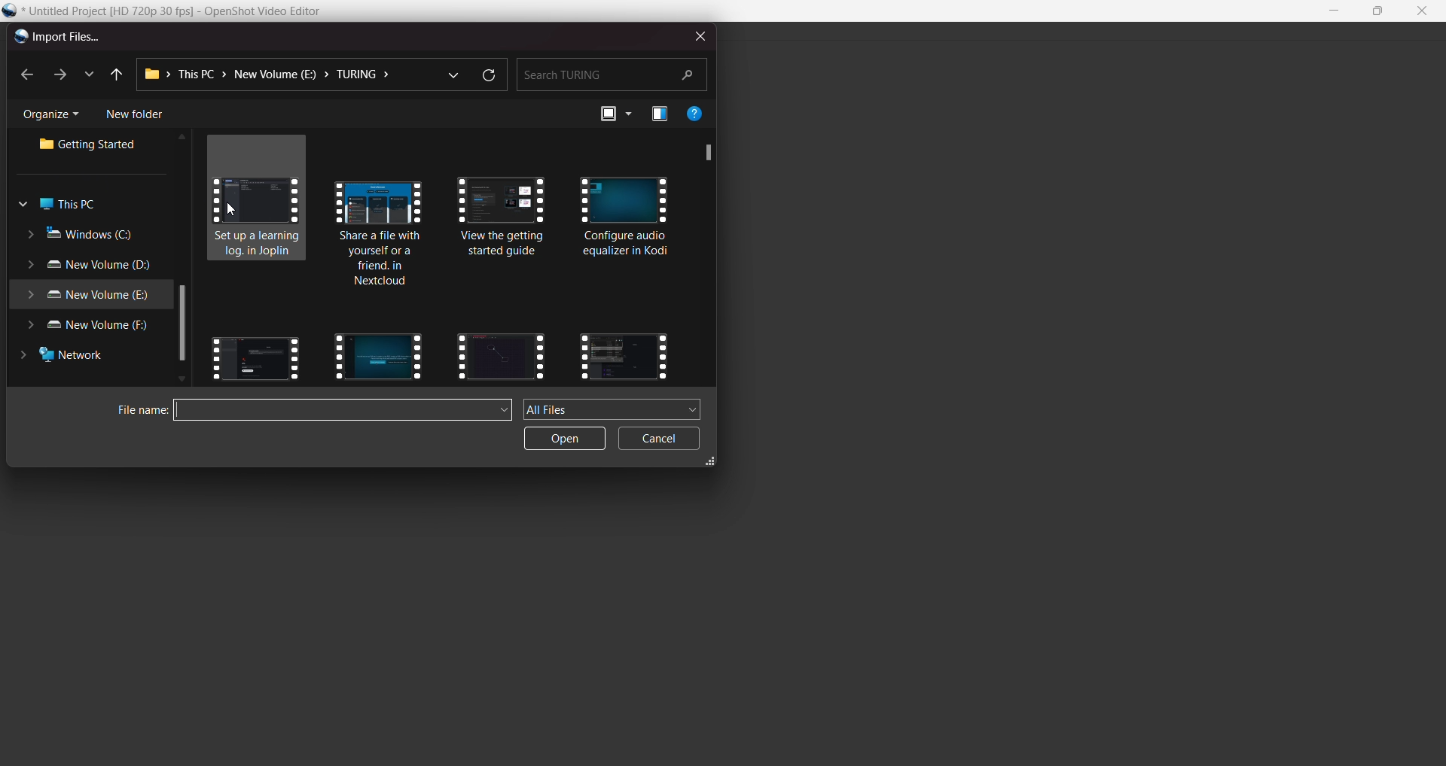  I want to click on videos, so click(255, 354).